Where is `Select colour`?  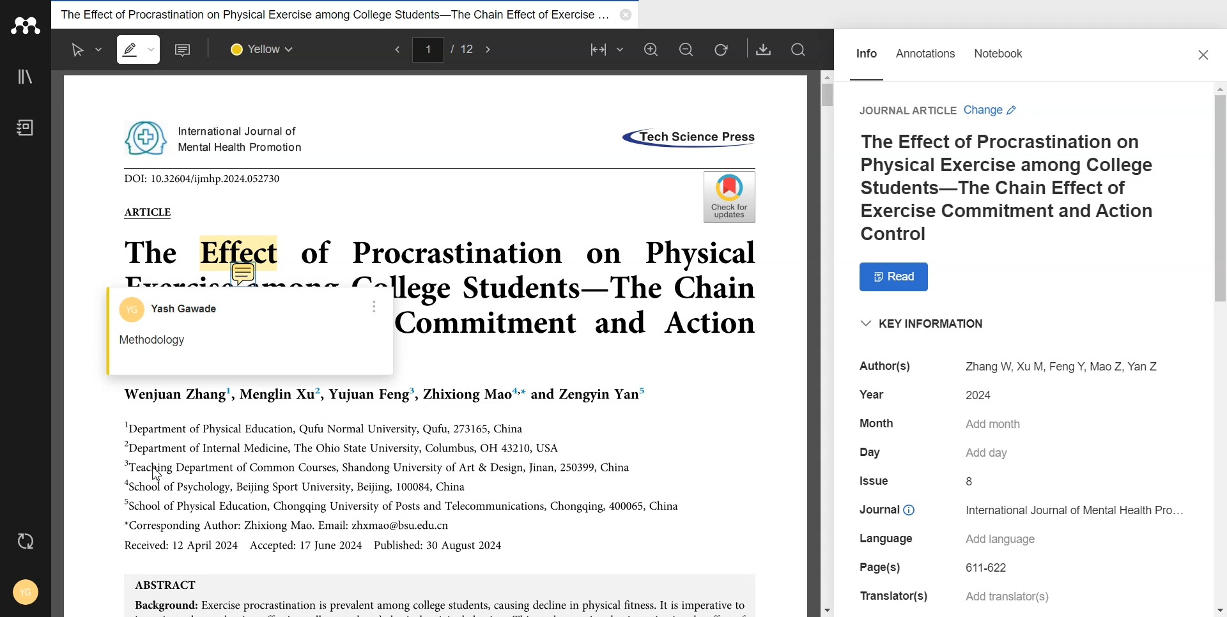 Select colour is located at coordinates (265, 50).